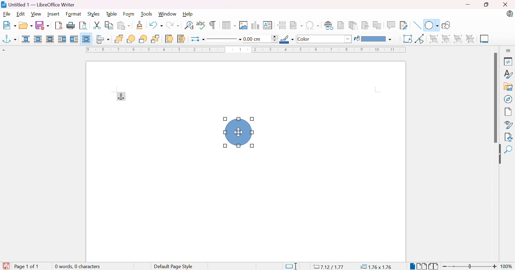 This screenshot has width=515, height=270. What do you see at coordinates (129, 14) in the screenshot?
I see `Form` at bounding box center [129, 14].